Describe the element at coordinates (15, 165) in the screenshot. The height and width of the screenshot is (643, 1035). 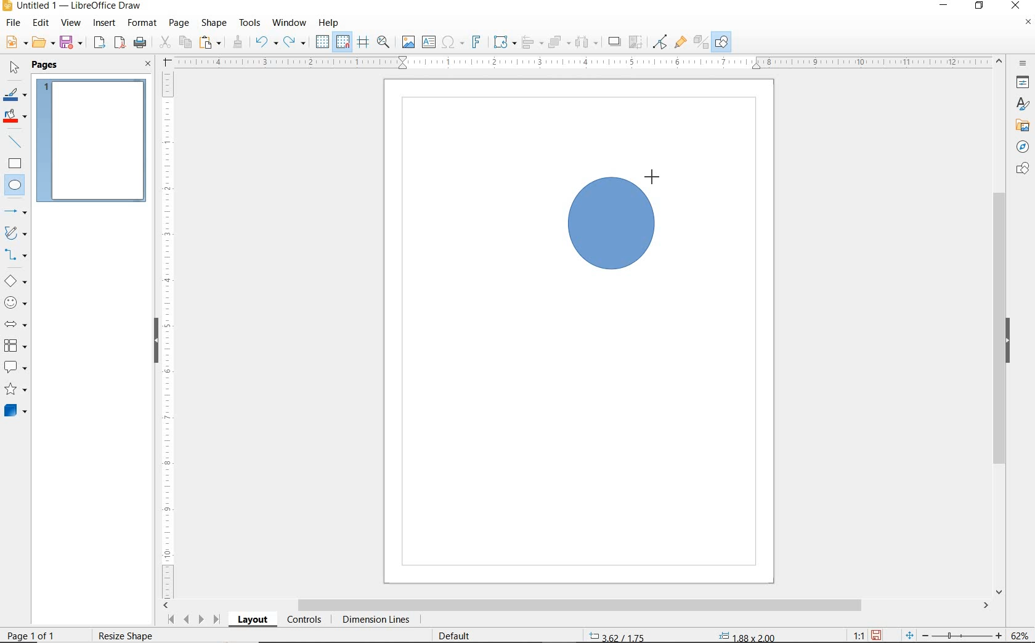
I see `RECTANGLE` at that location.